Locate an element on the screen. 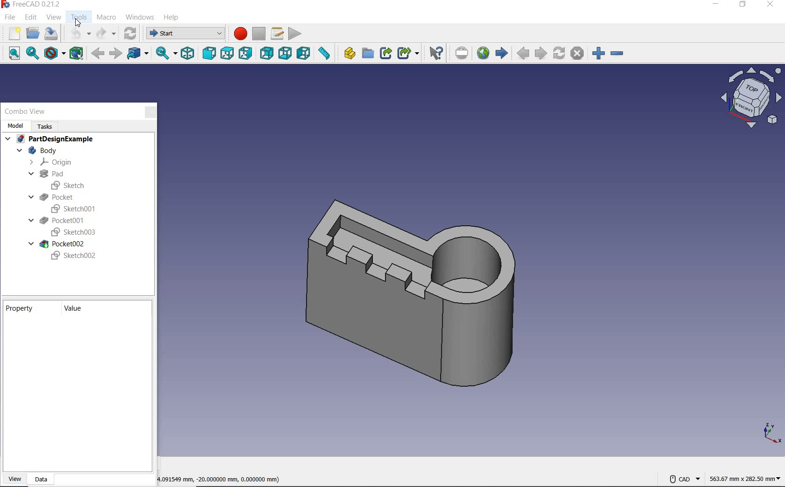 This screenshot has width=785, height=487. Sketch002 is located at coordinates (74, 256).